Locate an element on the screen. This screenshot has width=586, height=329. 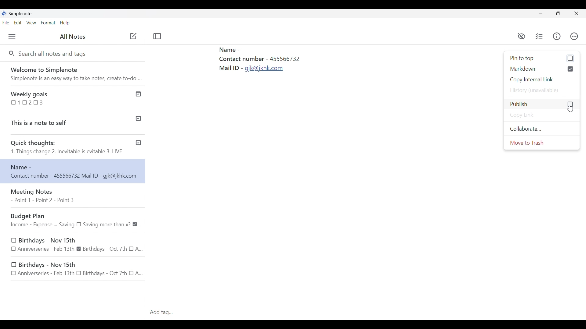
Budget Plan is located at coordinates (75, 219).